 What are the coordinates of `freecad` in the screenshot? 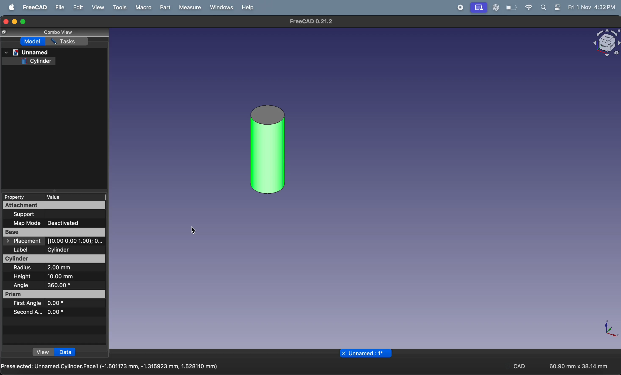 It's located at (33, 7).